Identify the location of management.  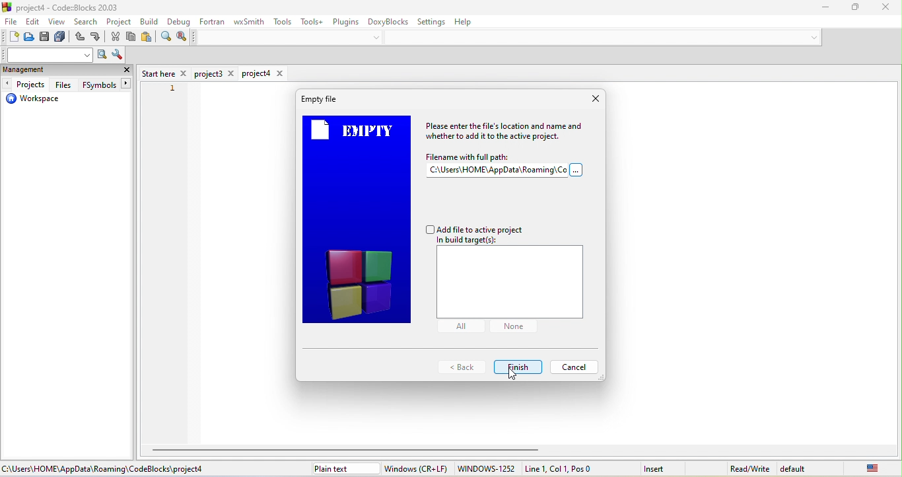
(40, 71).